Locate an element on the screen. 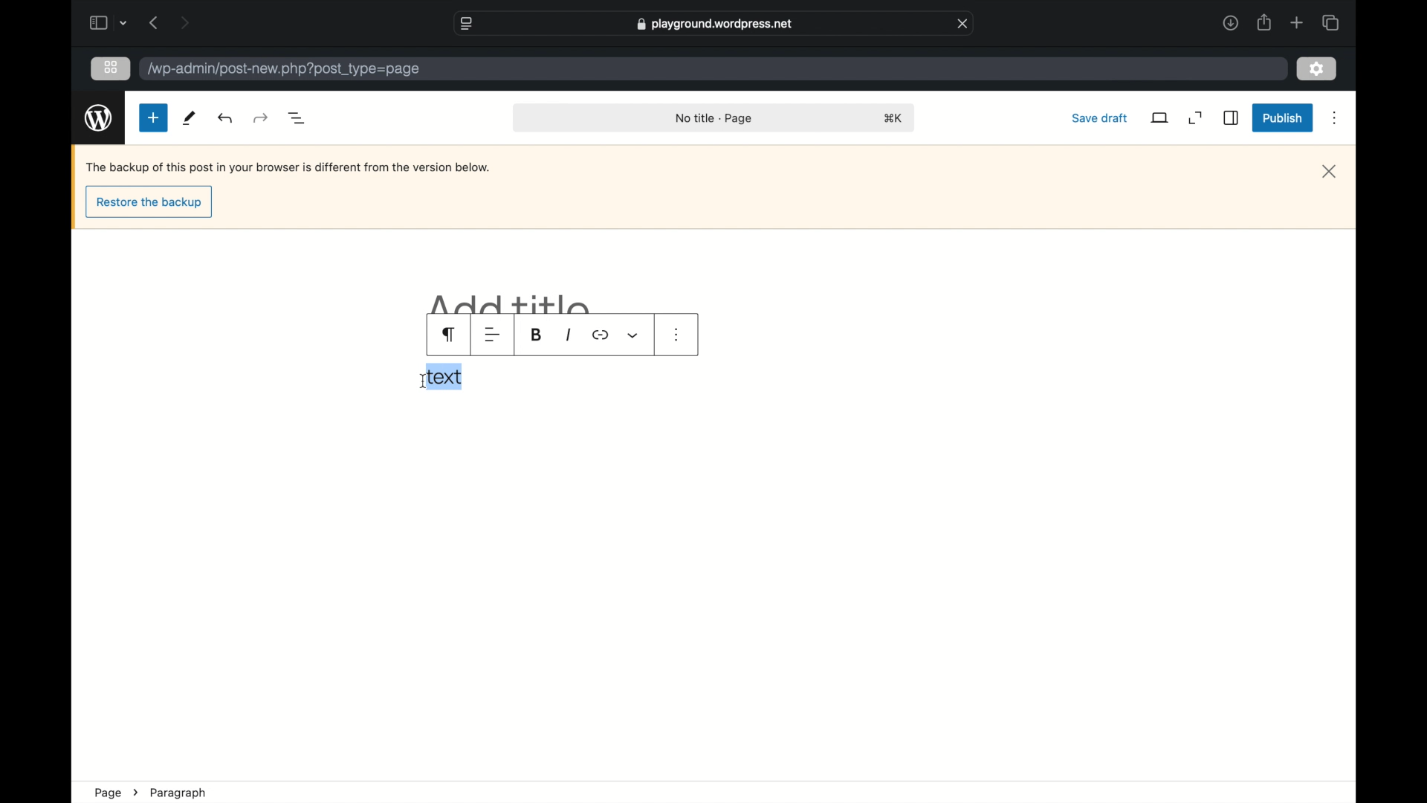 The width and height of the screenshot is (1427, 803). document overview is located at coordinates (296, 117).